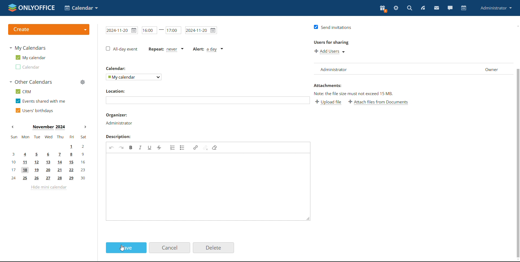  Describe the element at coordinates (49, 127) in the screenshot. I see `Month on display` at that location.